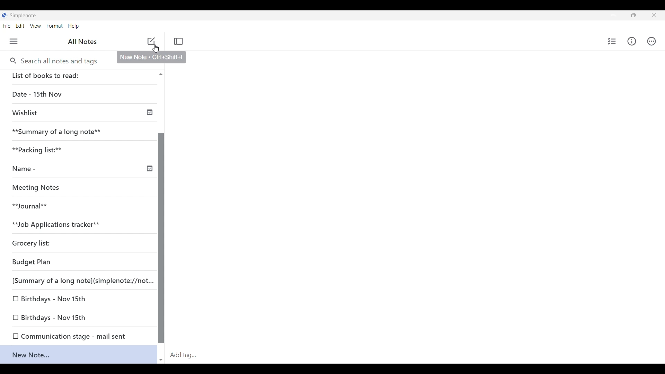 The image size is (665, 374). I want to click on scroll down button, so click(161, 358).